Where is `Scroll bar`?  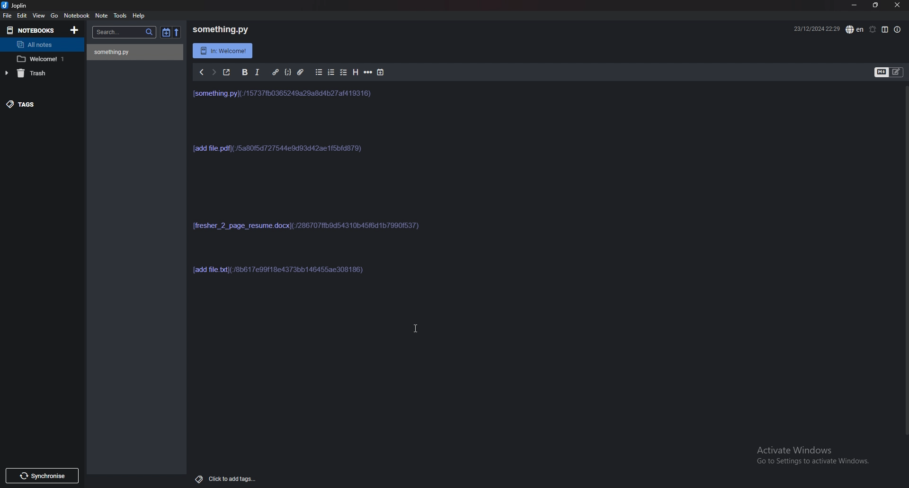 Scroll bar is located at coordinates (907, 267).